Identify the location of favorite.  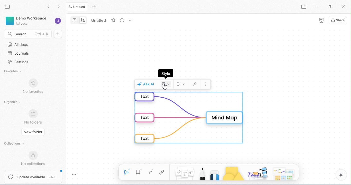
(114, 20).